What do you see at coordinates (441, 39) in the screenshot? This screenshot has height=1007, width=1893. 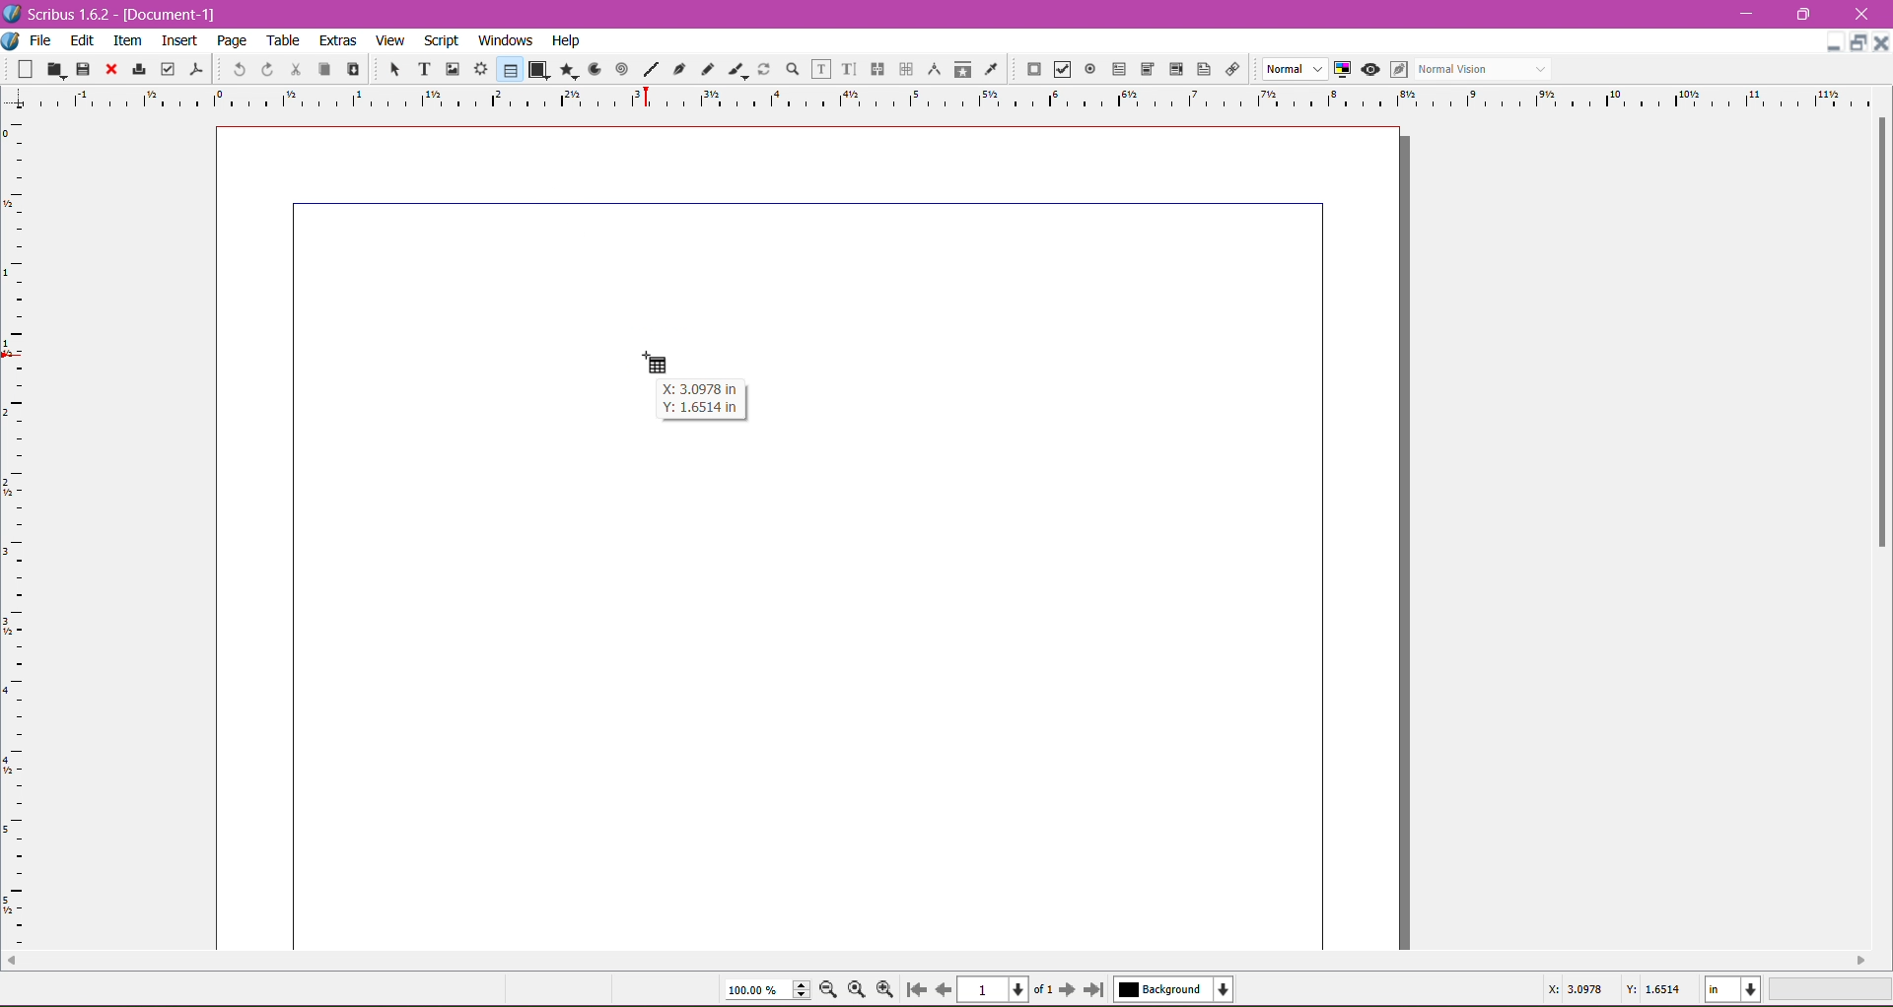 I see `` at bounding box center [441, 39].